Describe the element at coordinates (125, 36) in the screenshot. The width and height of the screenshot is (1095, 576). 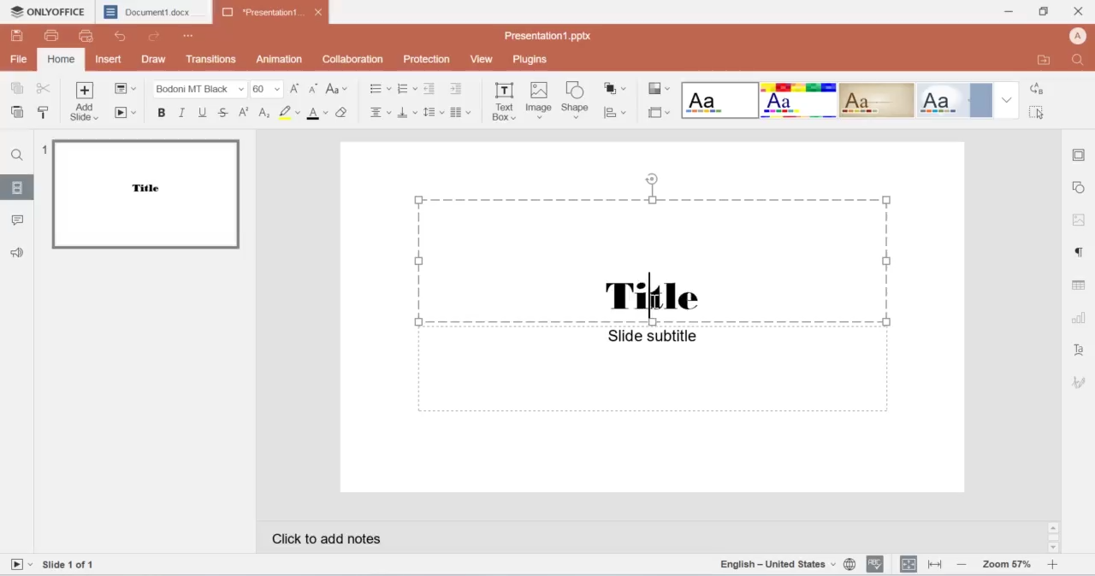
I see `Undo` at that location.